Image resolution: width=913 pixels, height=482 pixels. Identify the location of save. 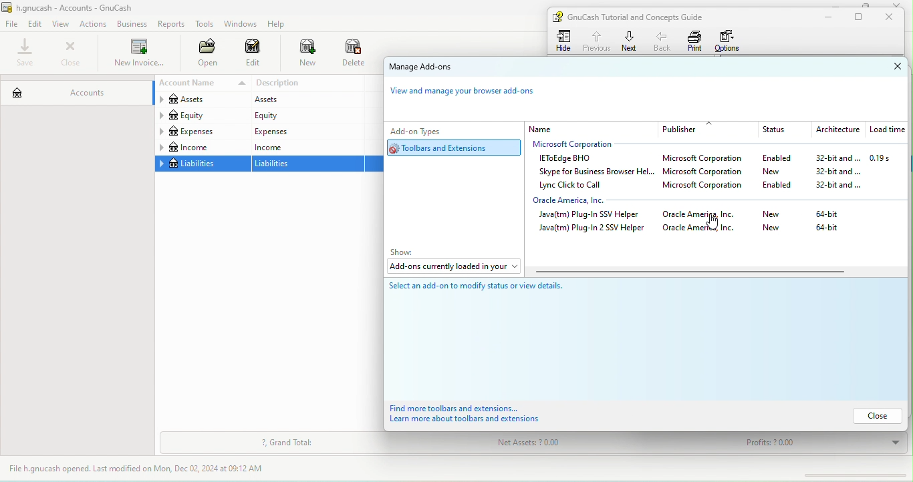
(26, 53).